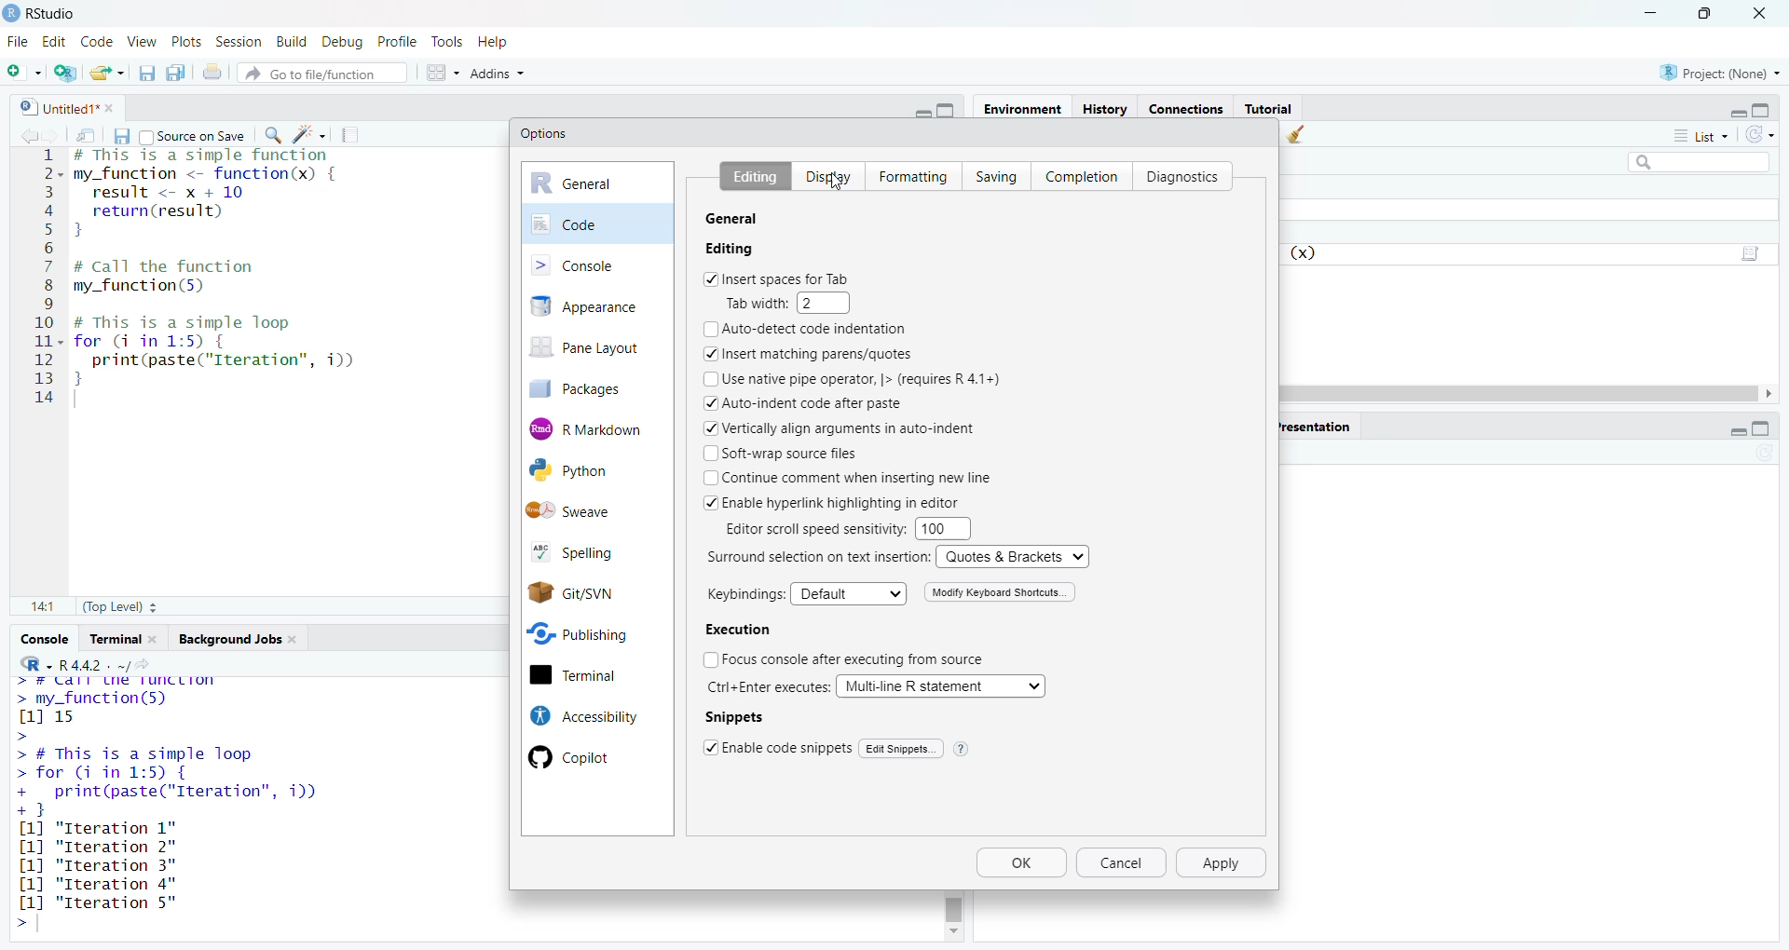  What do you see at coordinates (743, 630) in the screenshot?
I see `Execution` at bounding box center [743, 630].